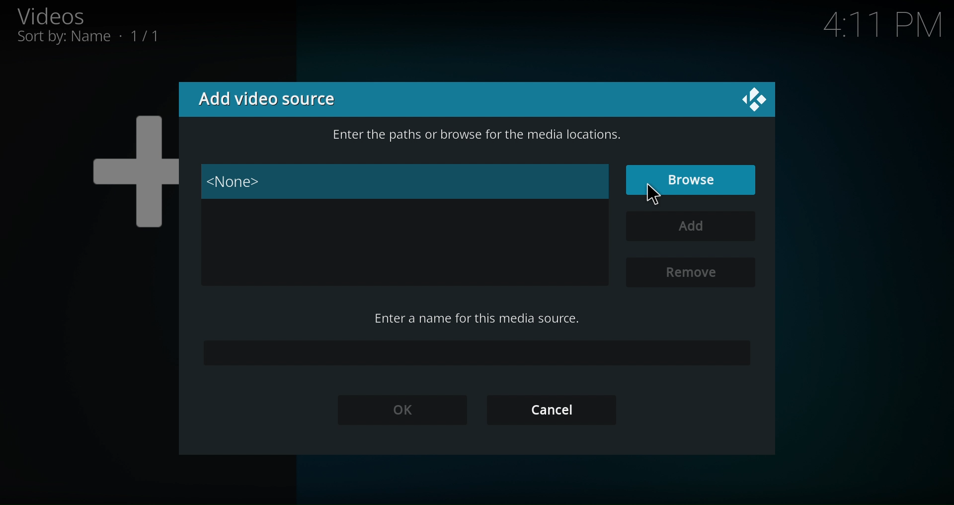  I want to click on Plus Icon, so click(113, 174).